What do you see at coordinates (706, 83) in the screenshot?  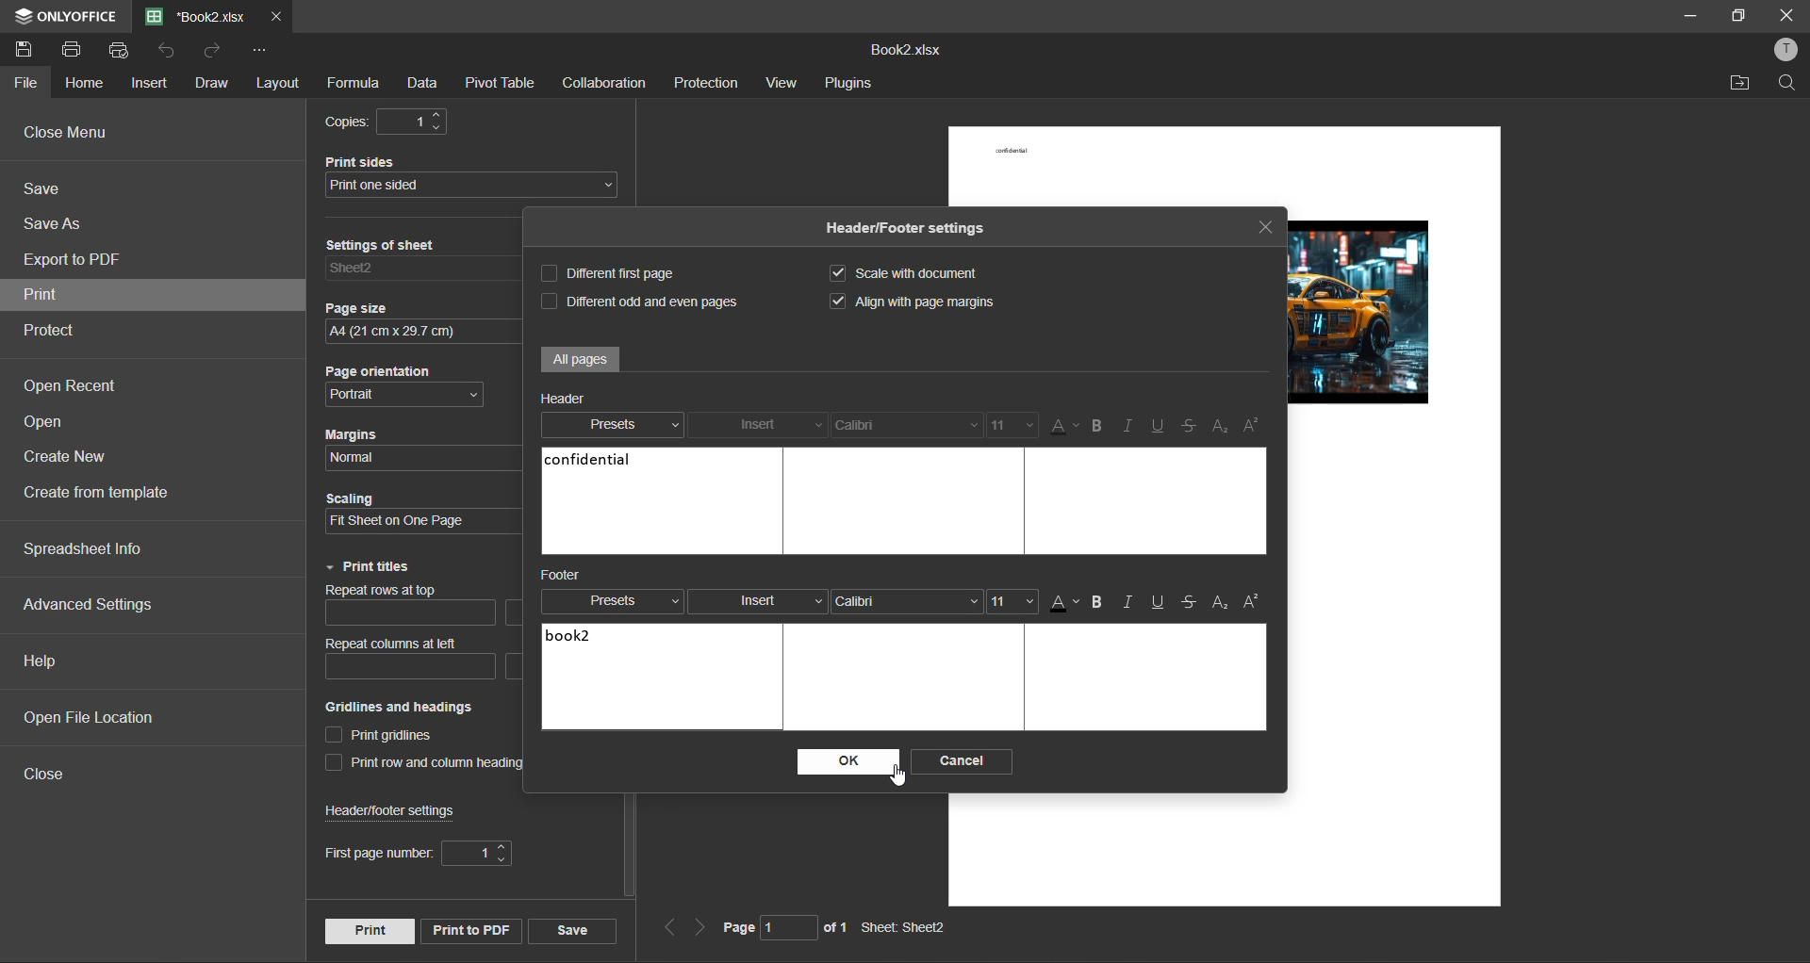 I see `protection` at bounding box center [706, 83].